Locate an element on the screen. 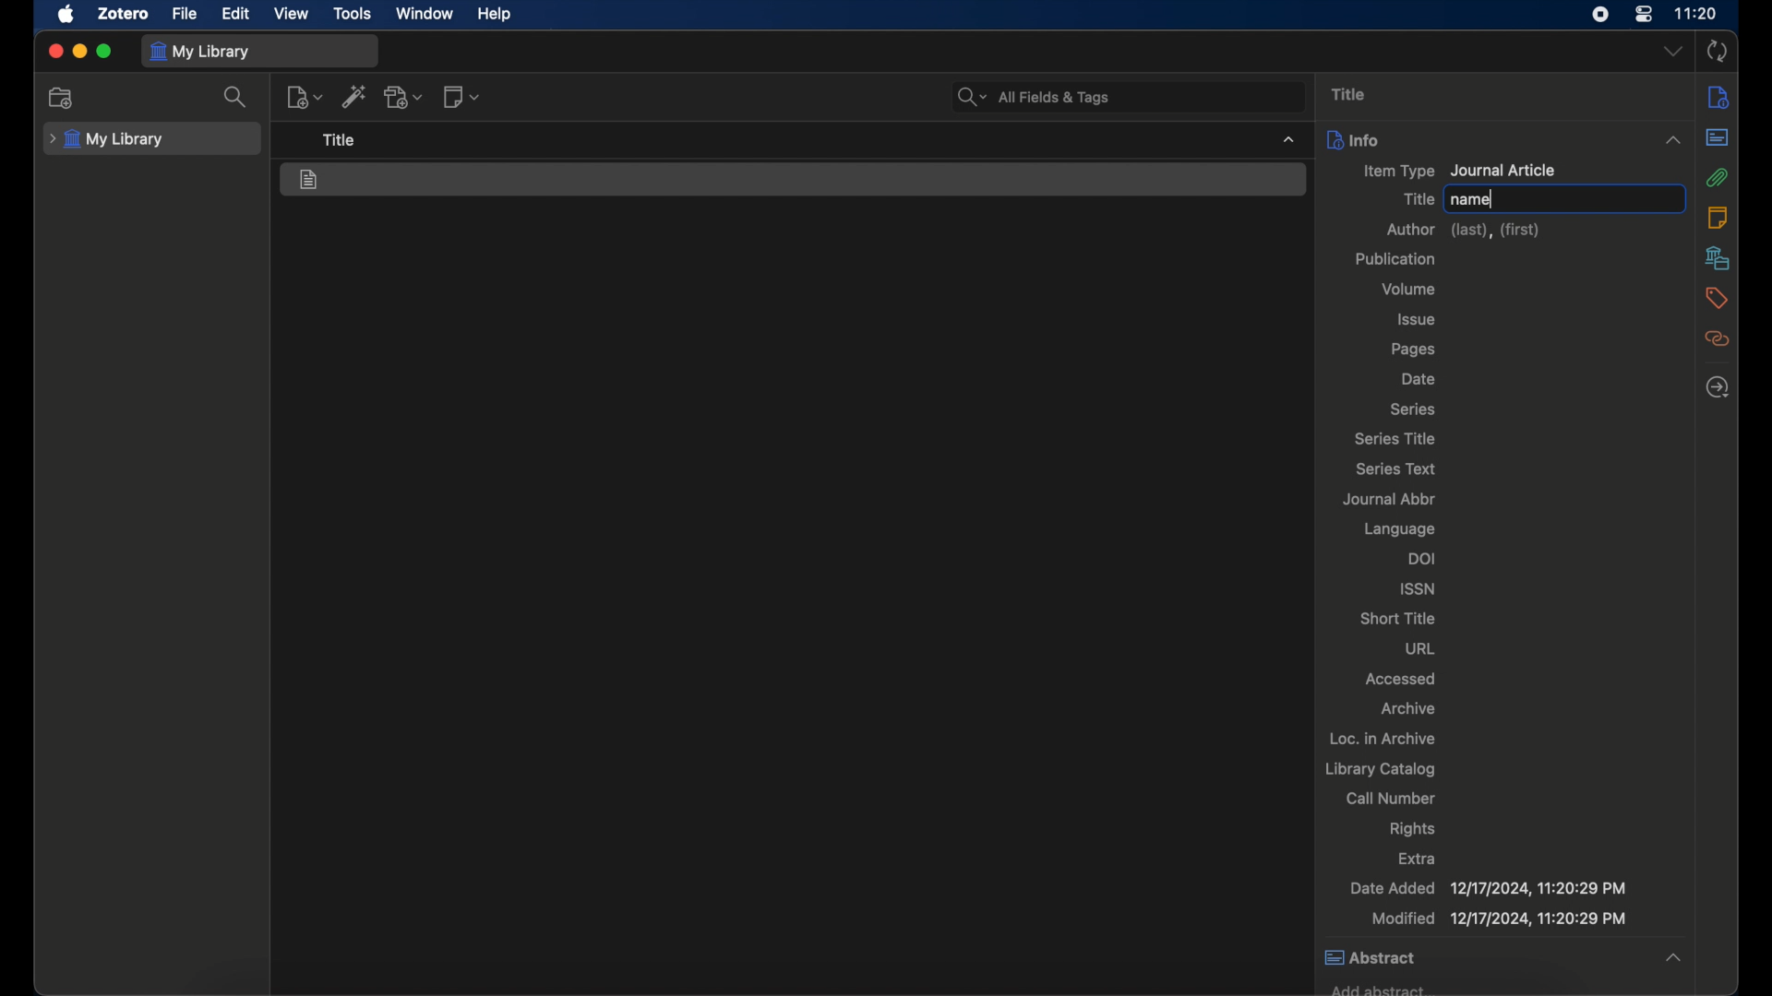 This screenshot has height=996, width=1772. author is located at coordinates (1466, 232).